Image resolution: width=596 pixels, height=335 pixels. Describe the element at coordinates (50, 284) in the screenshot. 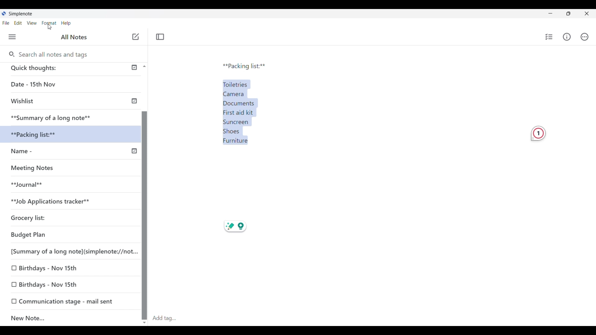

I see `0 Birthdays - Nov 15th` at that location.